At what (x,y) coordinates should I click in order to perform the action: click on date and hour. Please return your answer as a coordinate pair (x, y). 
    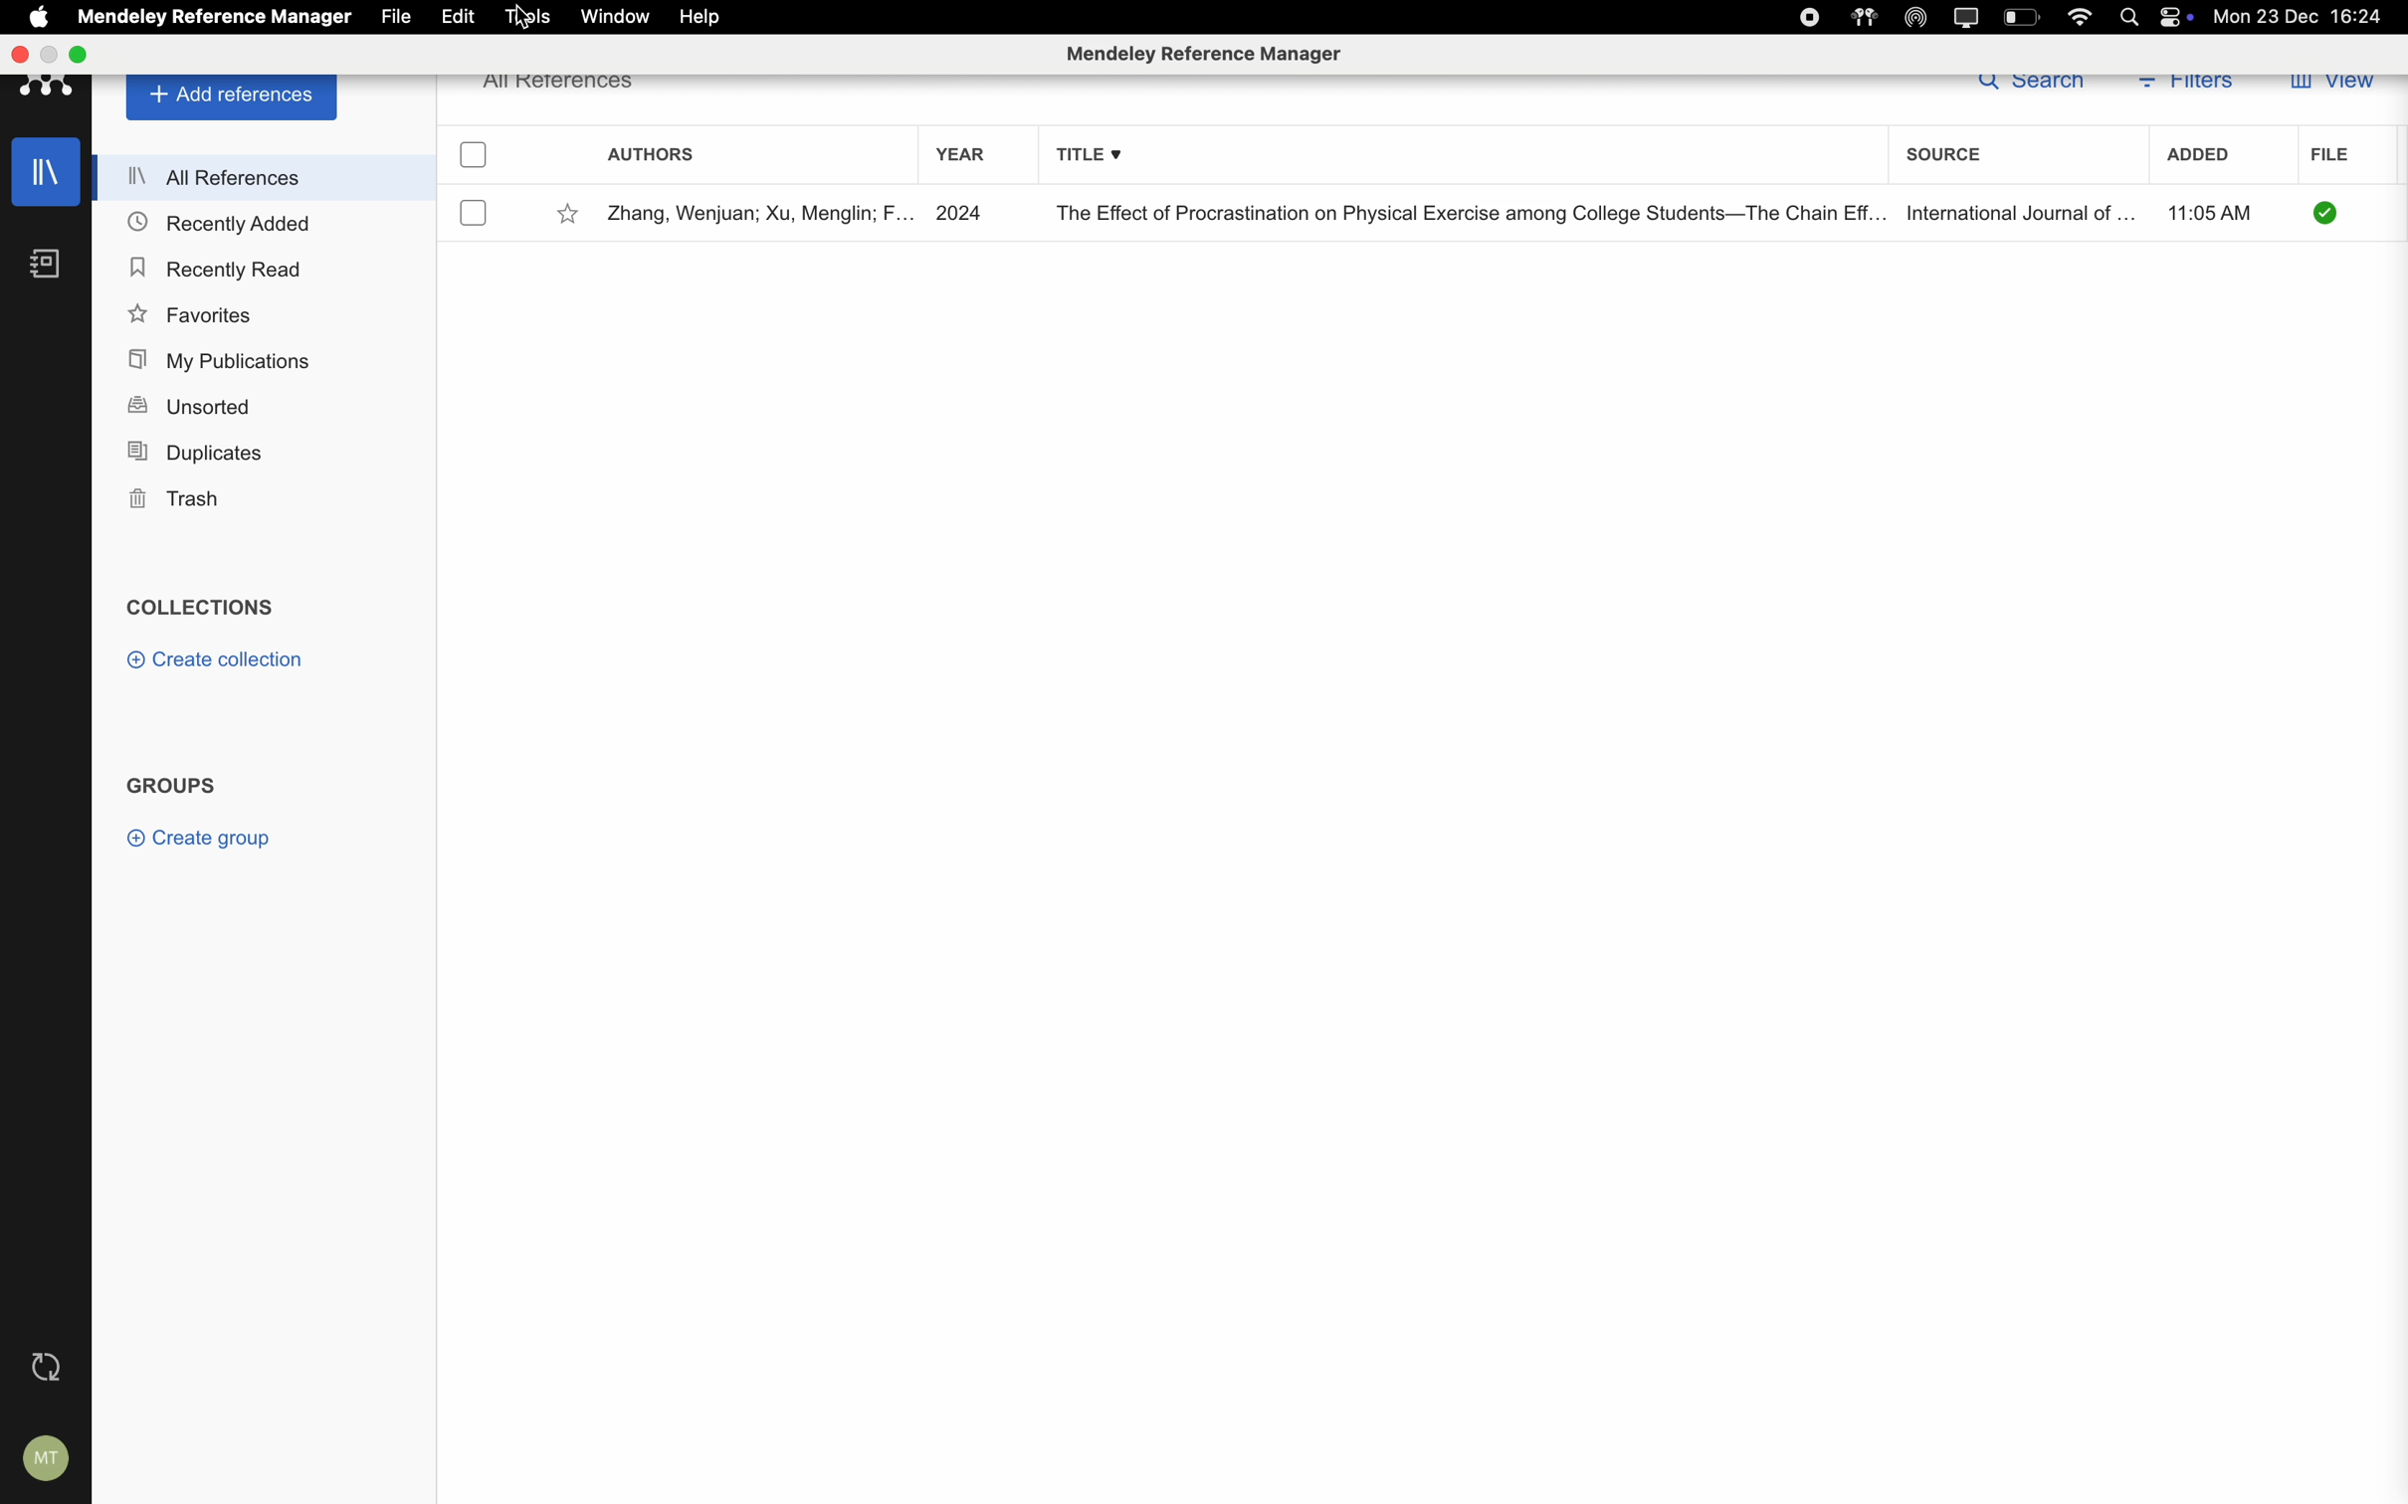
    Looking at the image, I should click on (2299, 16).